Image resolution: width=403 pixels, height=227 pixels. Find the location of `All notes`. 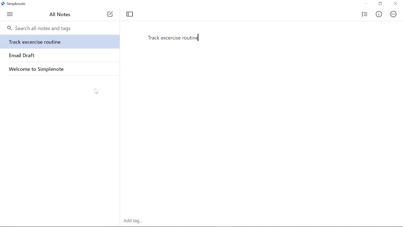

All notes is located at coordinates (61, 15).